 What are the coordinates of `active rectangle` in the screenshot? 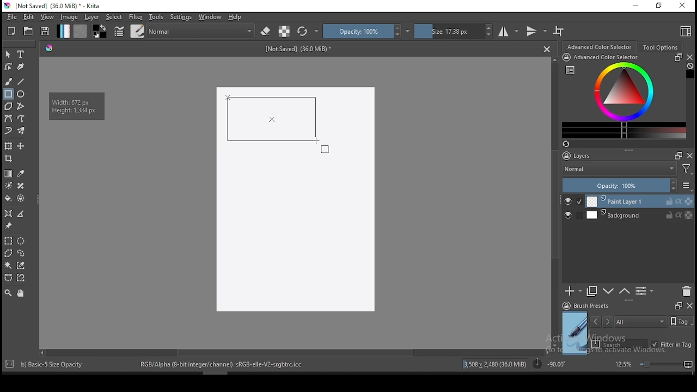 It's located at (270, 119).